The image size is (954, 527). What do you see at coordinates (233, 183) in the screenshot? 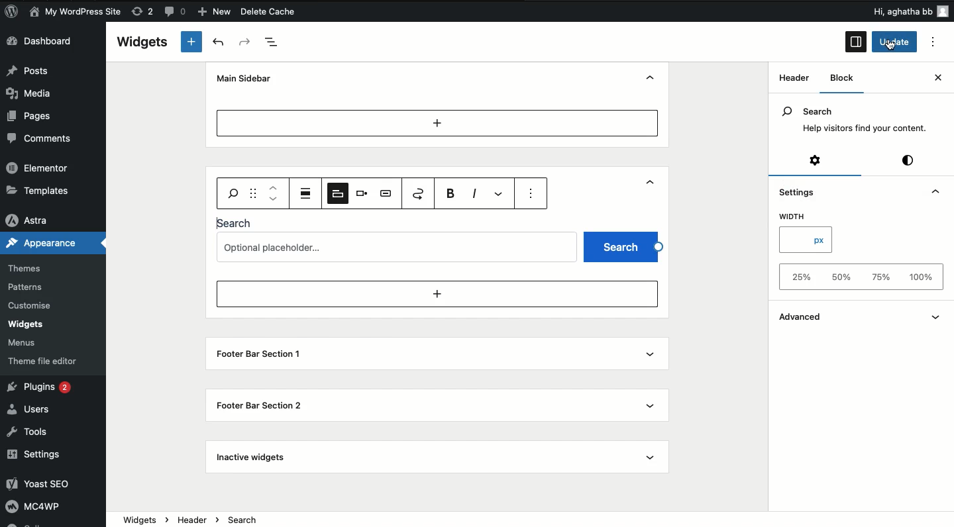
I see `Header` at bounding box center [233, 183].